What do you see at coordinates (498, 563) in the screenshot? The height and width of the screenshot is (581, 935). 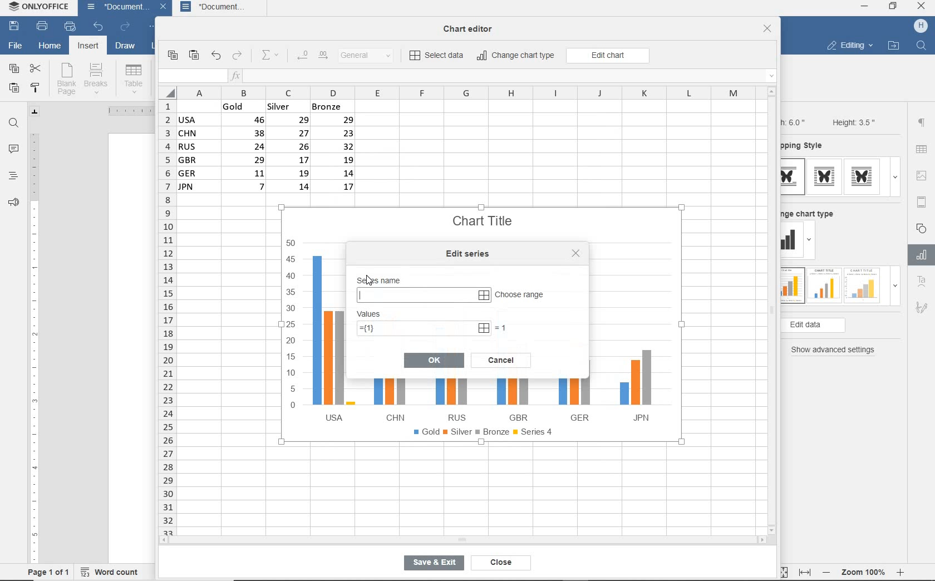 I see `close` at bounding box center [498, 563].